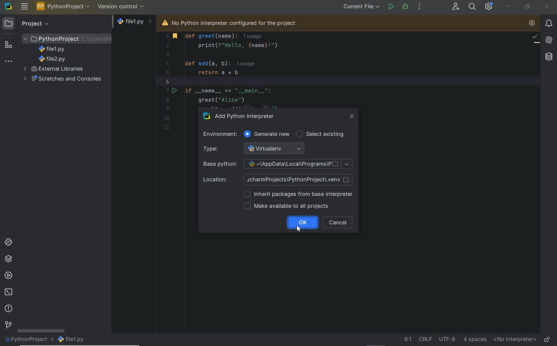 This screenshot has width=557, height=346. What do you see at coordinates (135, 23) in the screenshot?
I see `file name` at bounding box center [135, 23].